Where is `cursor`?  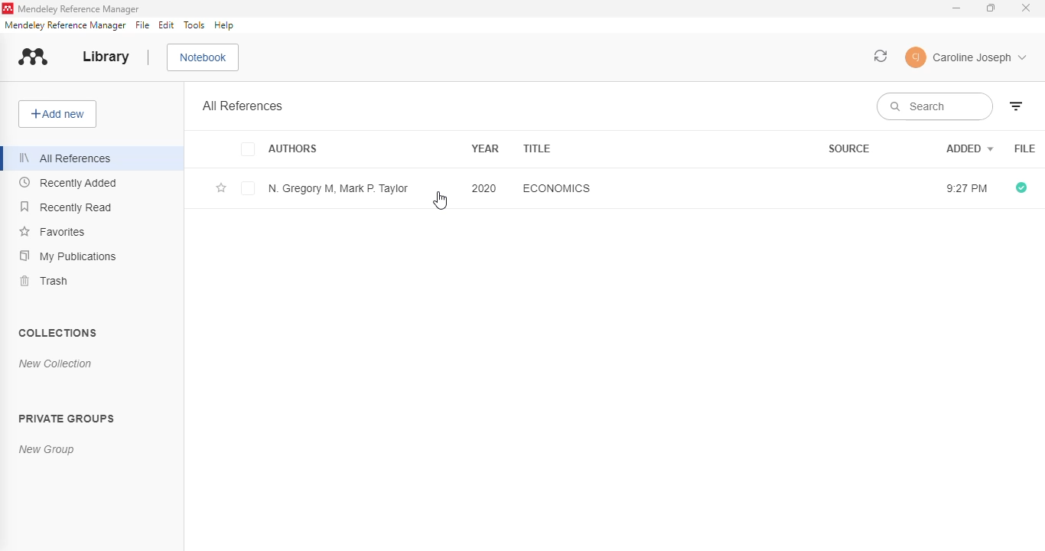
cursor is located at coordinates (440, 201).